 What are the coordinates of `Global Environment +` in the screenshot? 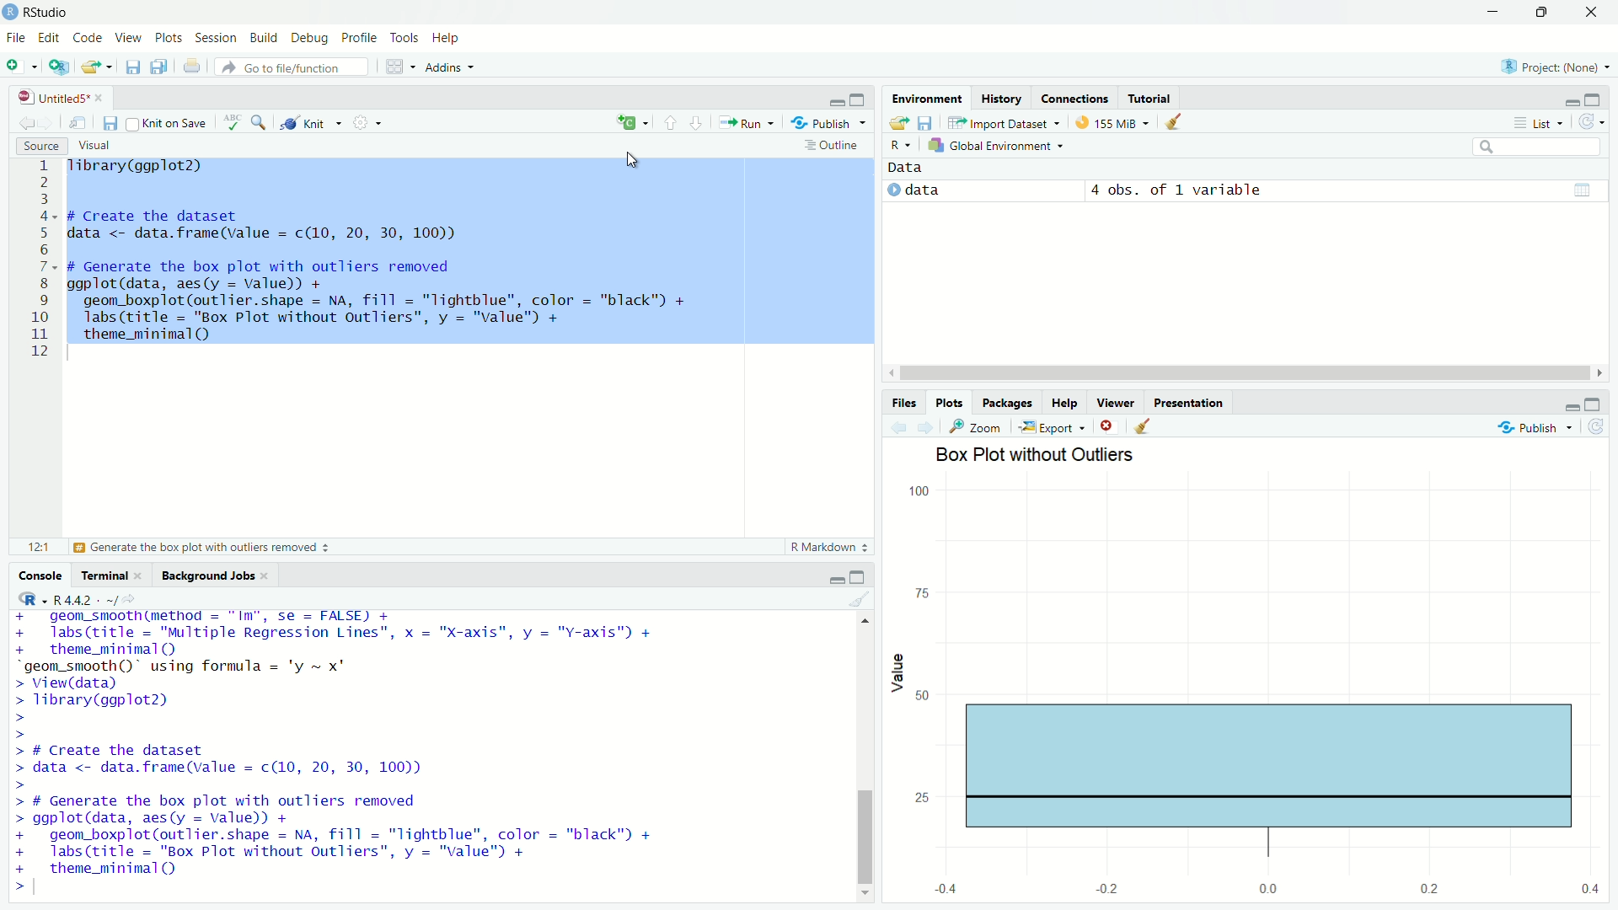 It's located at (999, 147).